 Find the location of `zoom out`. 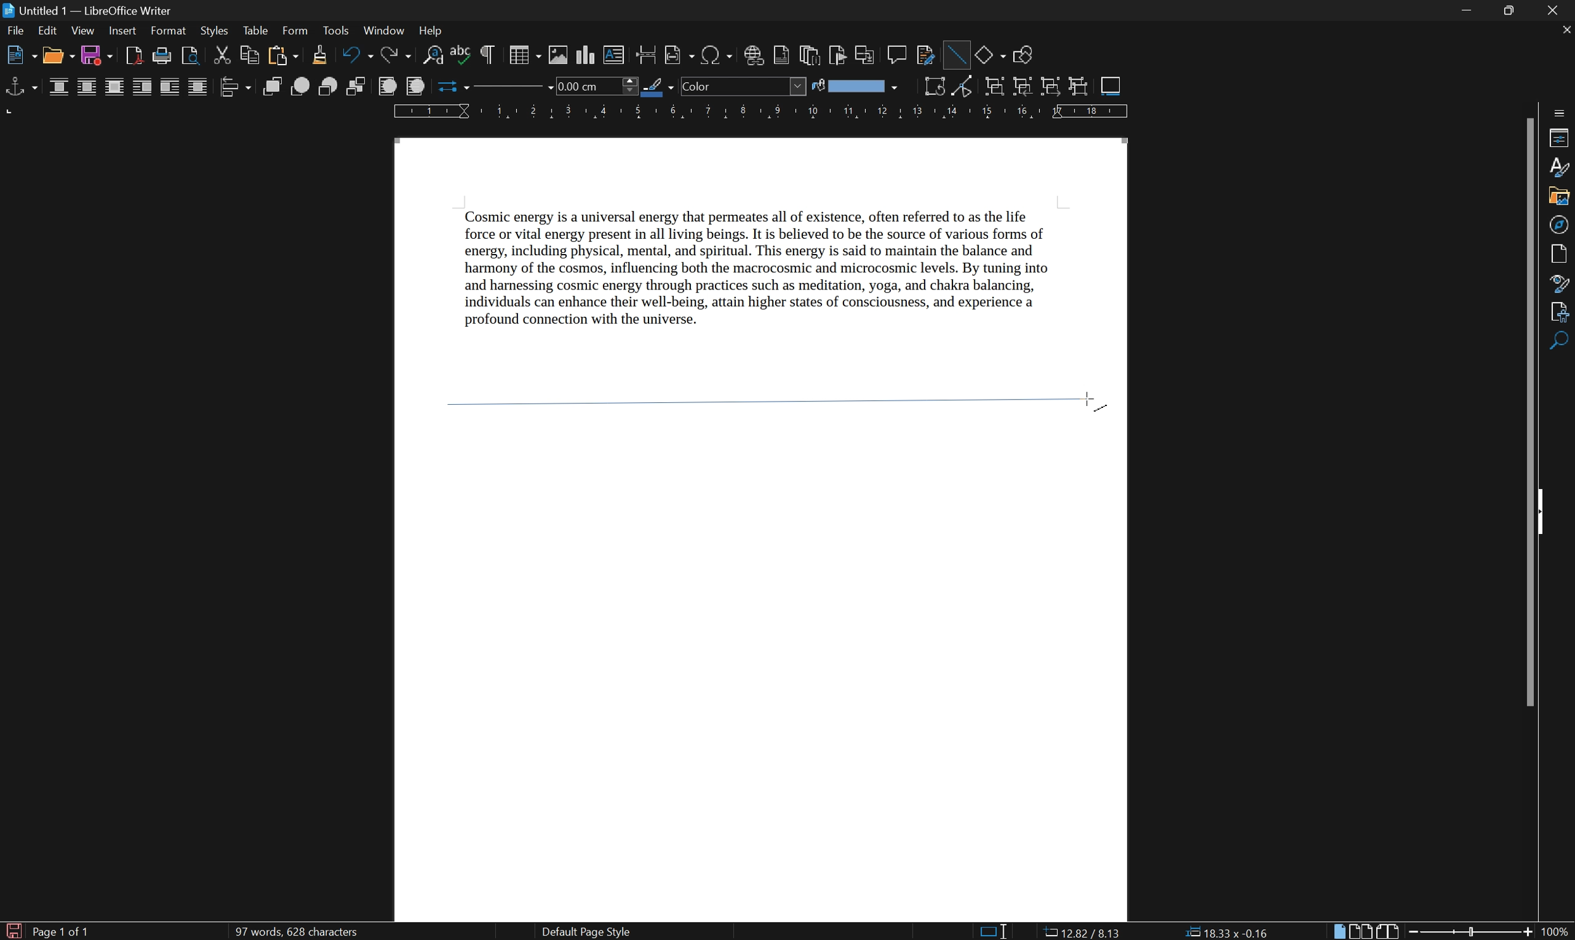

zoom out is located at coordinates (1415, 932).